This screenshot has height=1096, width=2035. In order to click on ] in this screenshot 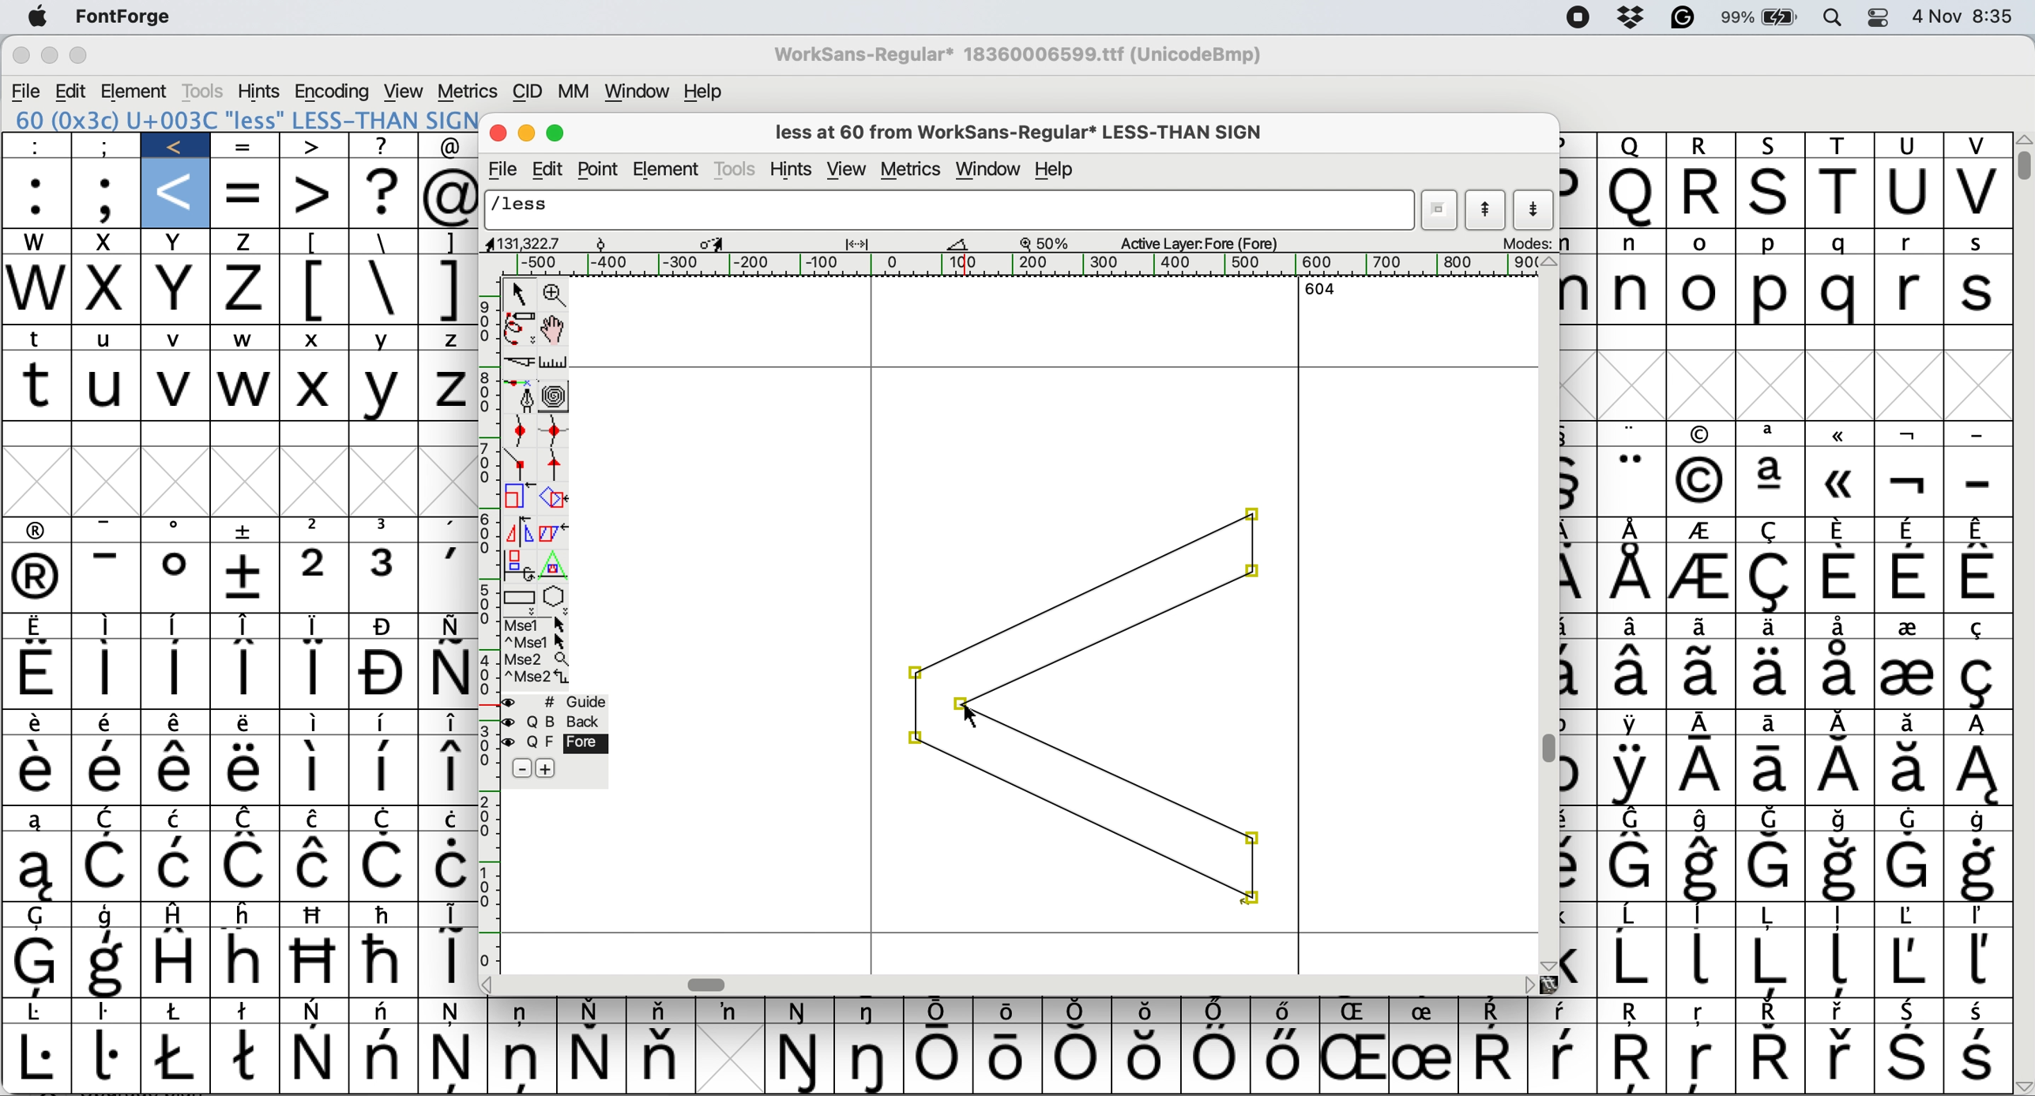, I will do `click(450, 242)`.